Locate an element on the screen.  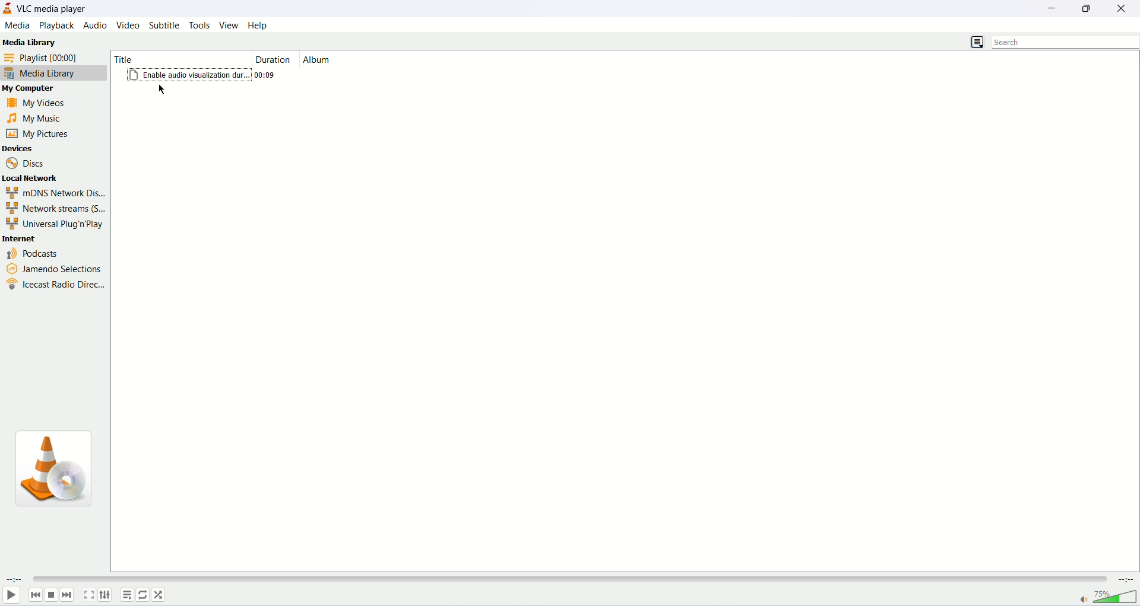
album is located at coordinates (352, 59).